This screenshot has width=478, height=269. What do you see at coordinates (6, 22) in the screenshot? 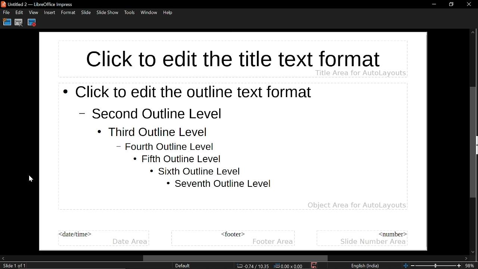
I see `New Master` at bounding box center [6, 22].